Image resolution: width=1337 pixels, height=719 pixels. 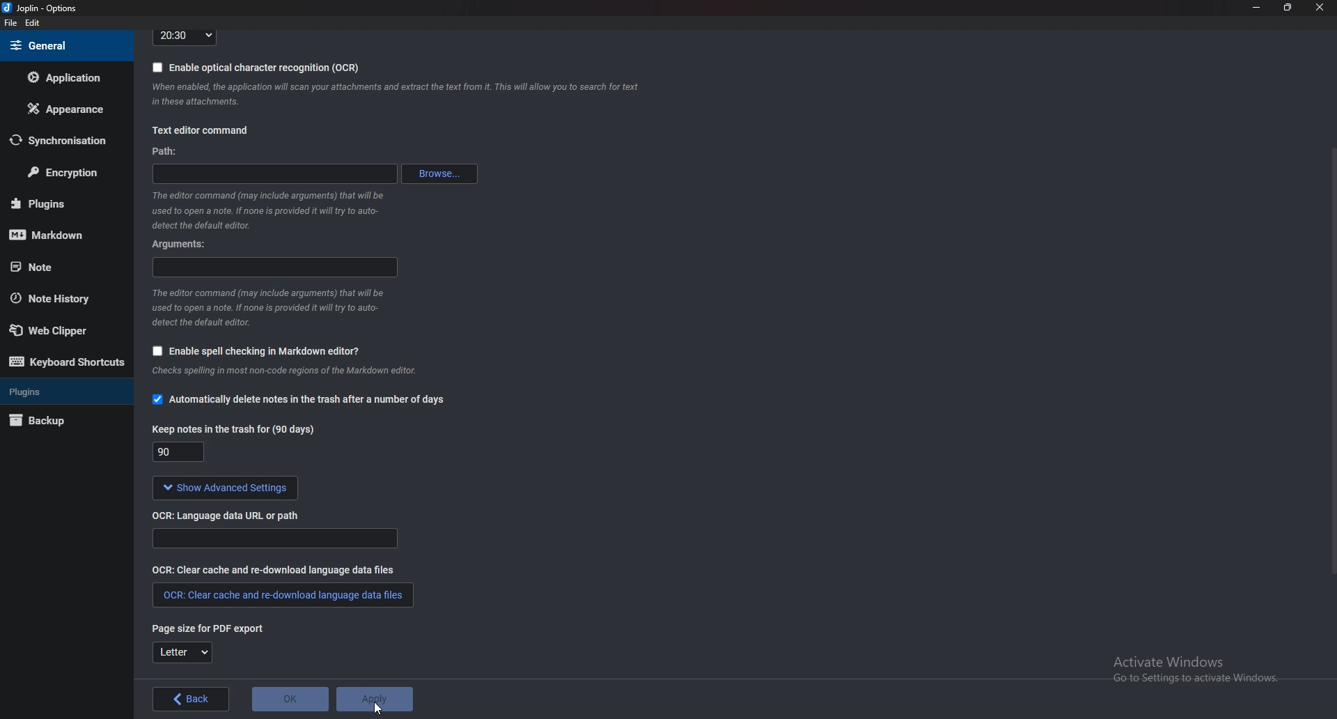 I want to click on Encryption, so click(x=64, y=173).